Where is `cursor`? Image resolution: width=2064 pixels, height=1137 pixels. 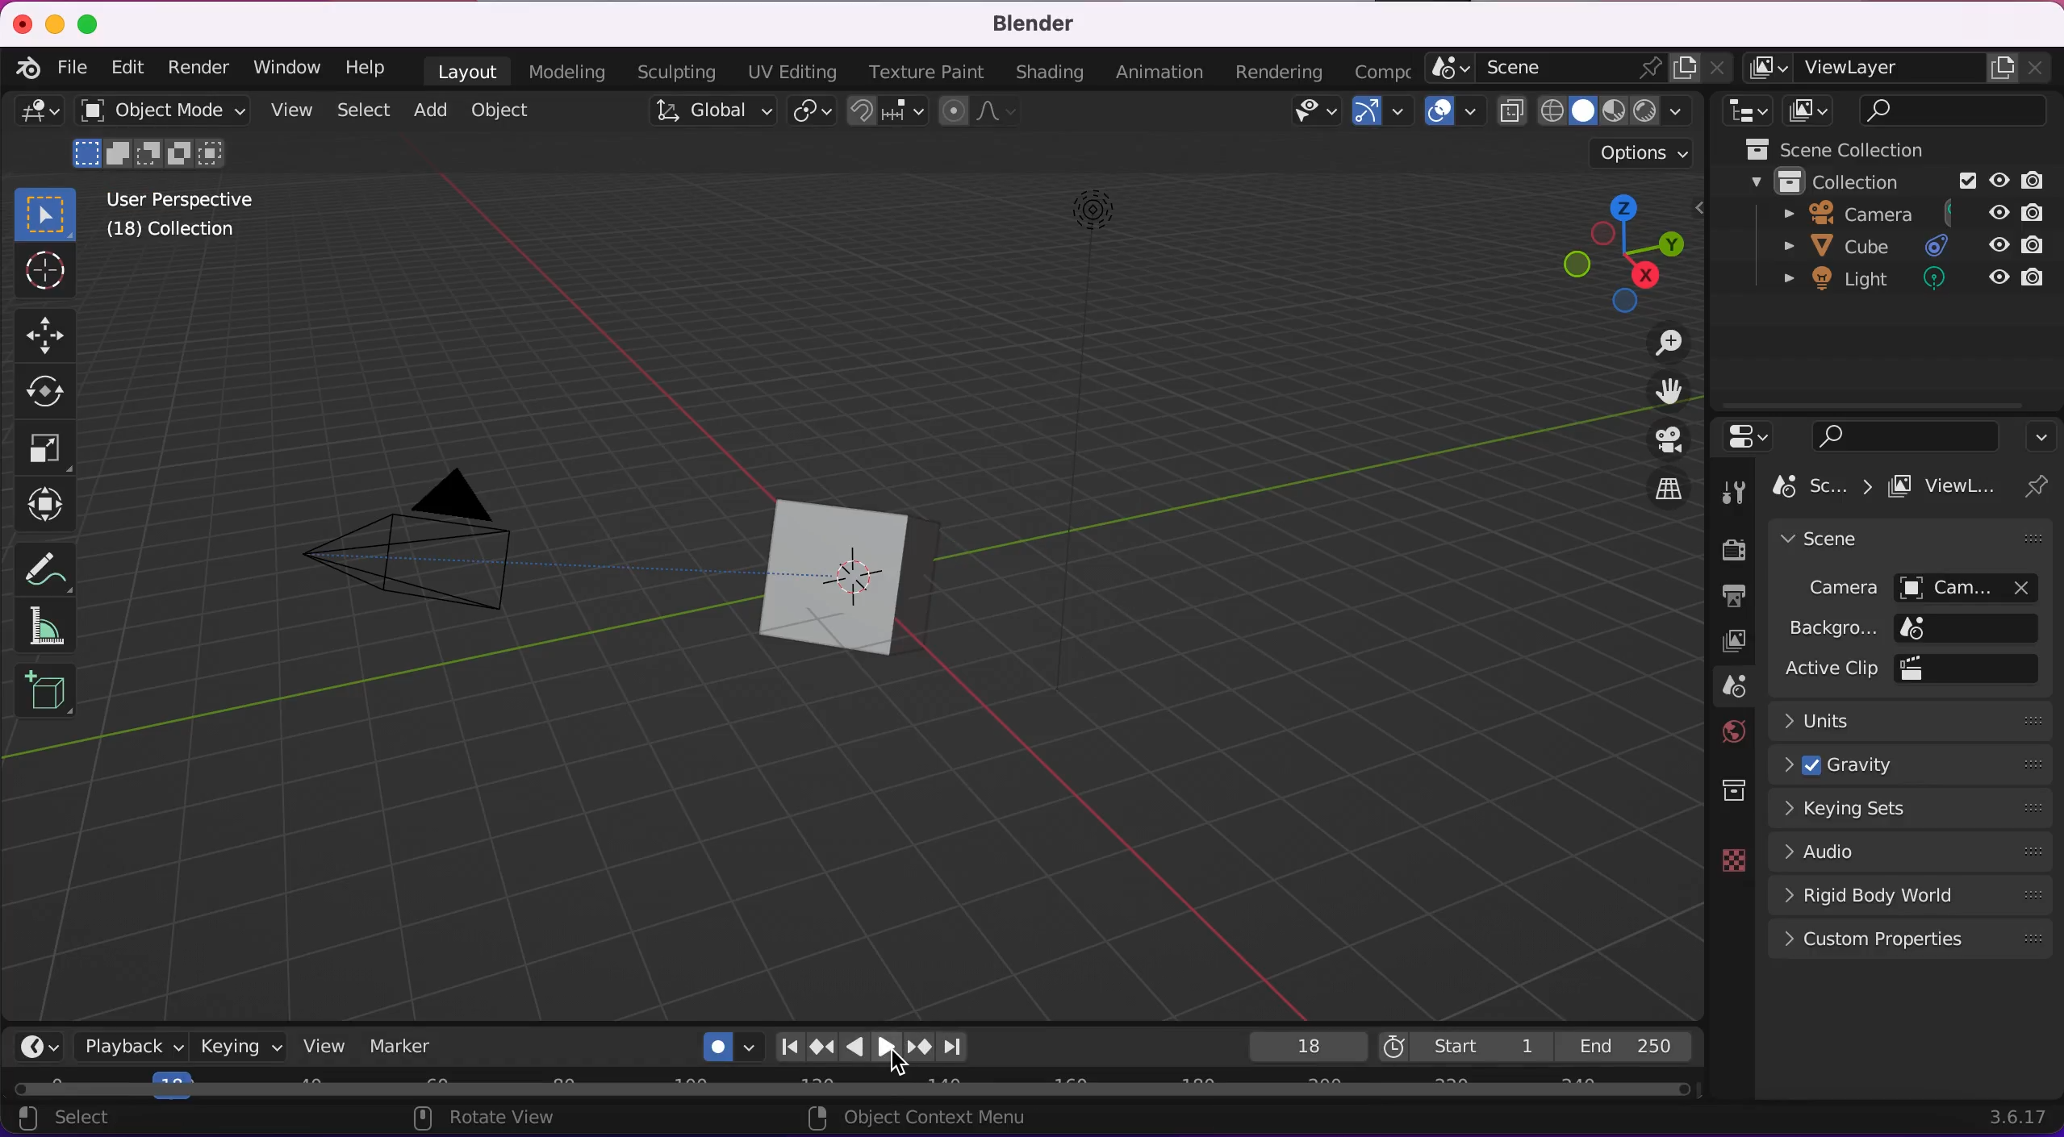
cursor is located at coordinates (902, 1062).